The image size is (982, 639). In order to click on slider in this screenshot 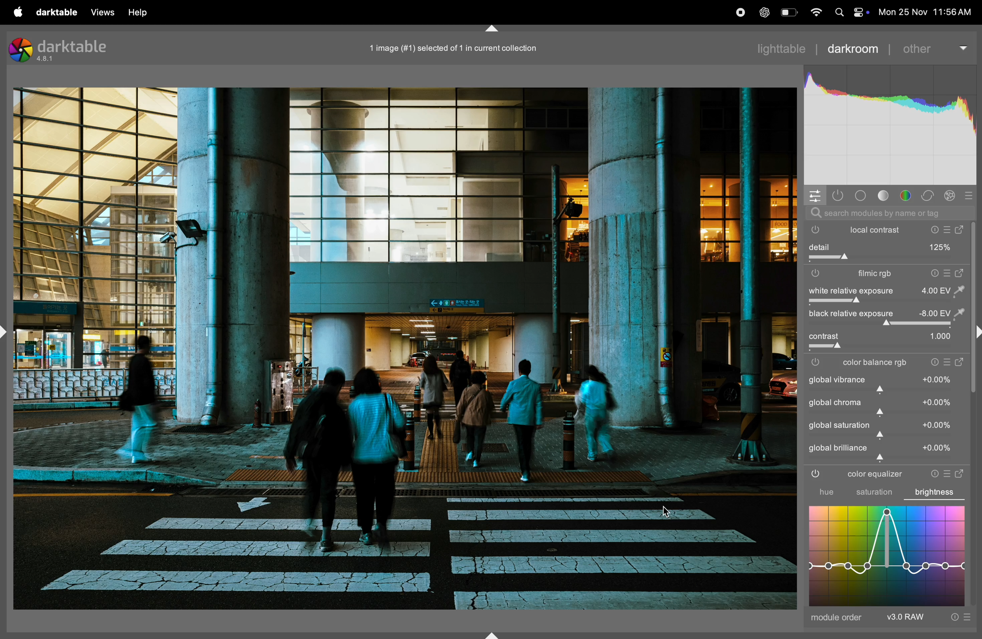, I will do `click(890, 347)`.